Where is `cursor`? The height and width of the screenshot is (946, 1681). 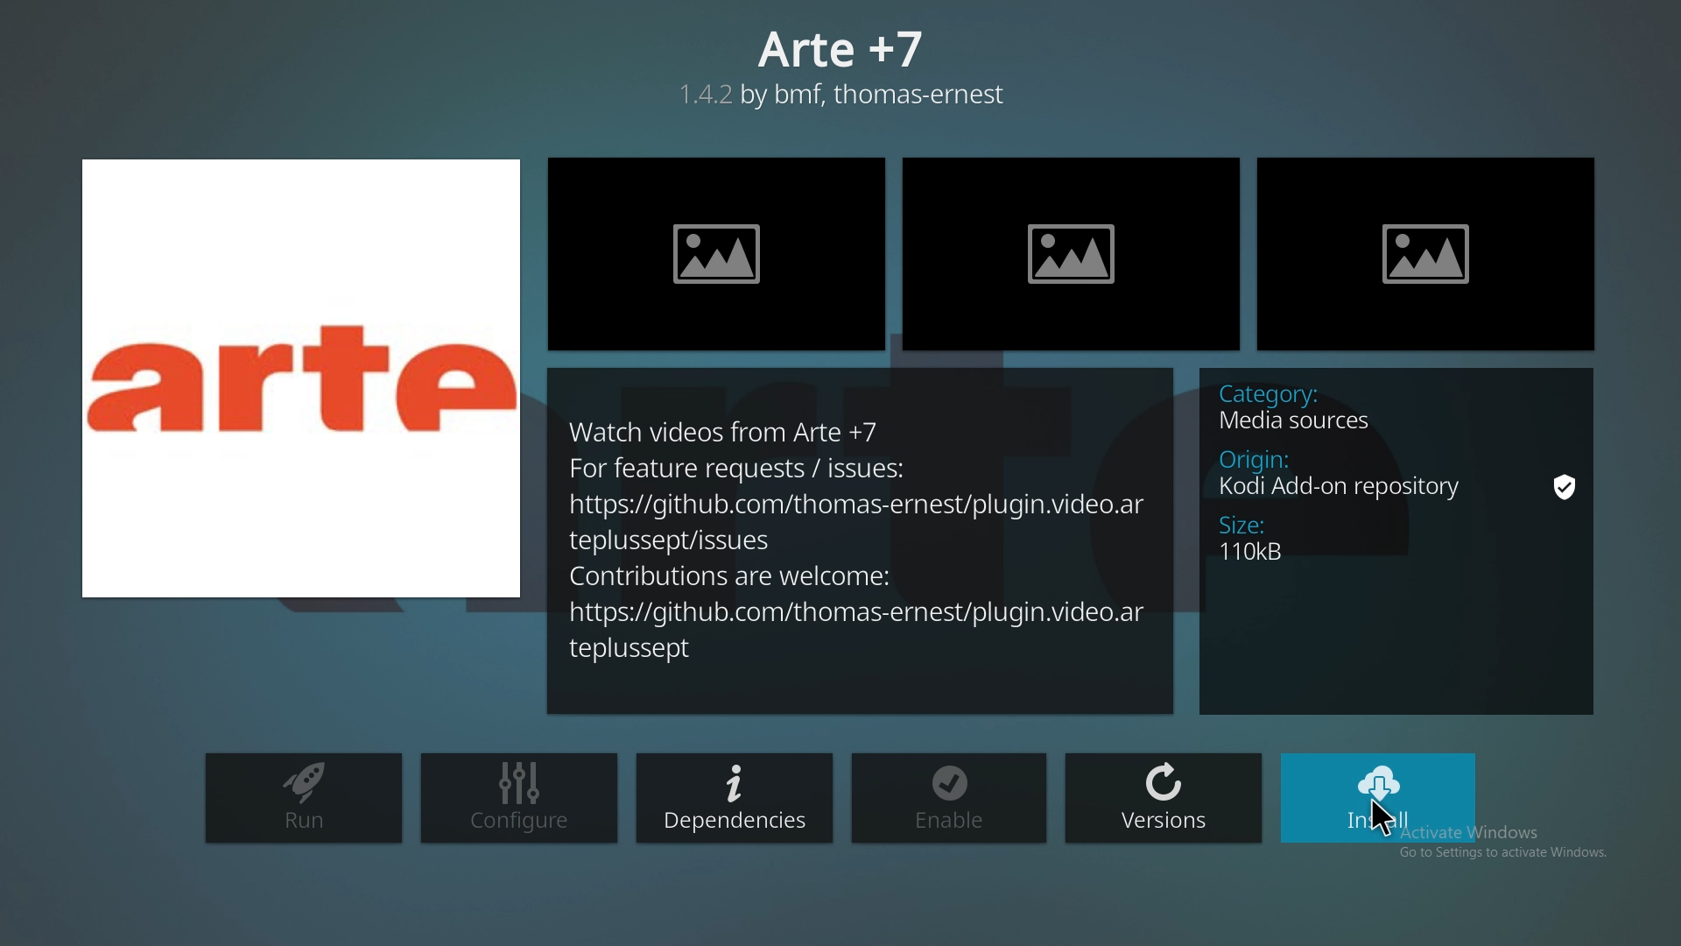 cursor is located at coordinates (1387, 818).